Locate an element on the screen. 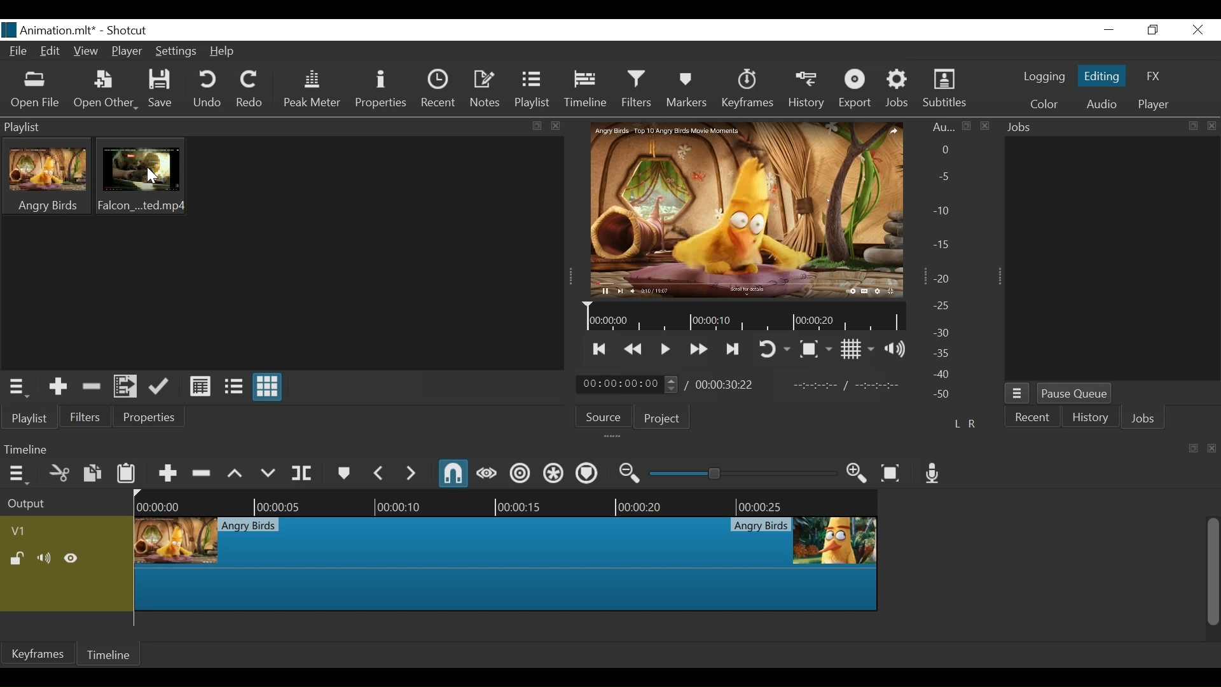 Image resolution: width=1221 pixels, height=687 pixels. Undo is located at coordinates (208, 90).